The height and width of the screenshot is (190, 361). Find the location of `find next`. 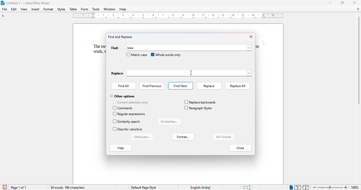

find next is located at coordinates (180, 86).